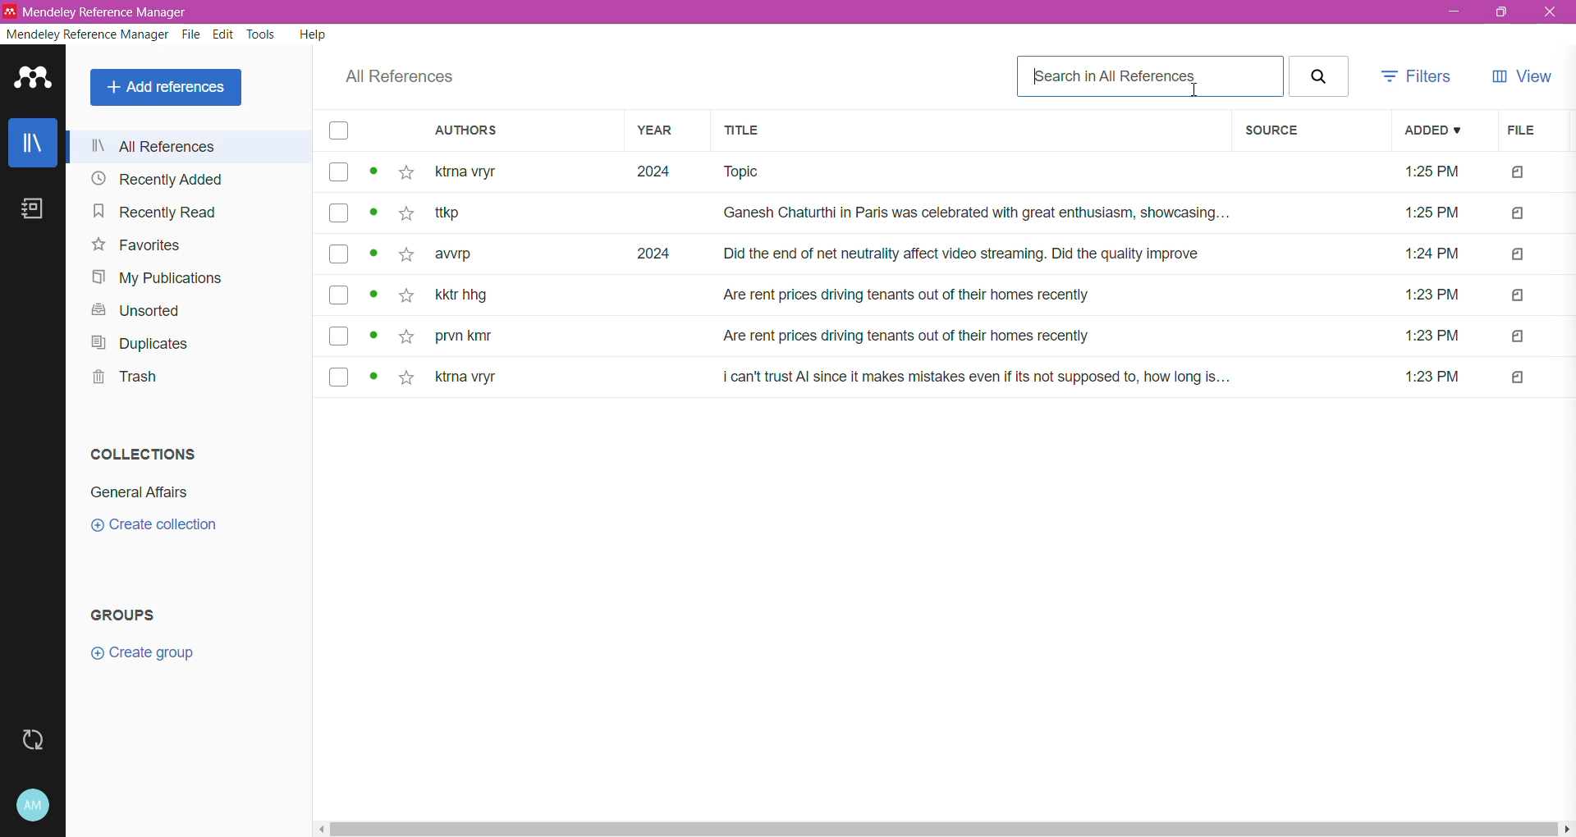  I want to click on Added, so click(1433, 130).